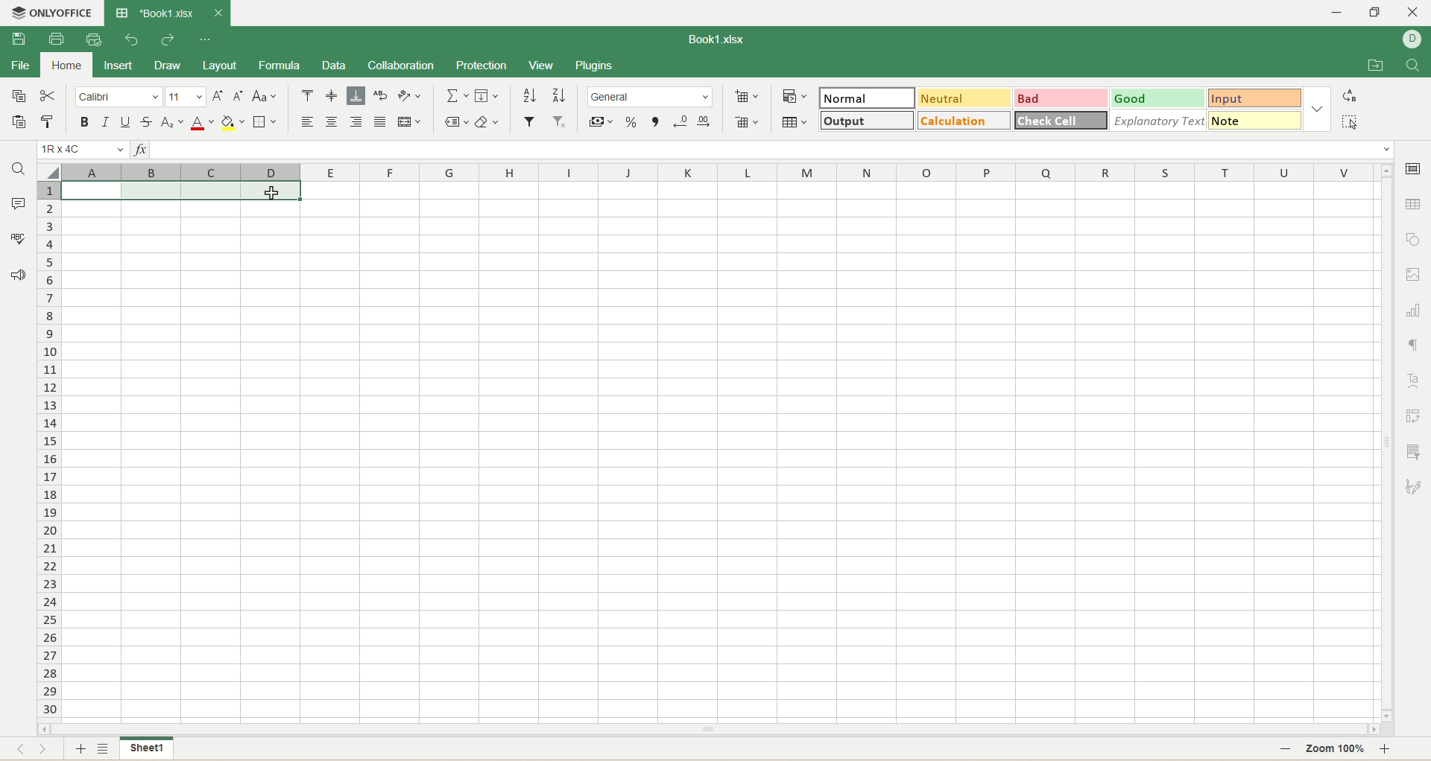  What do you see at coordinates (775, 150) in the screenshot?
I see `input line` at bounding box center [775, 150].